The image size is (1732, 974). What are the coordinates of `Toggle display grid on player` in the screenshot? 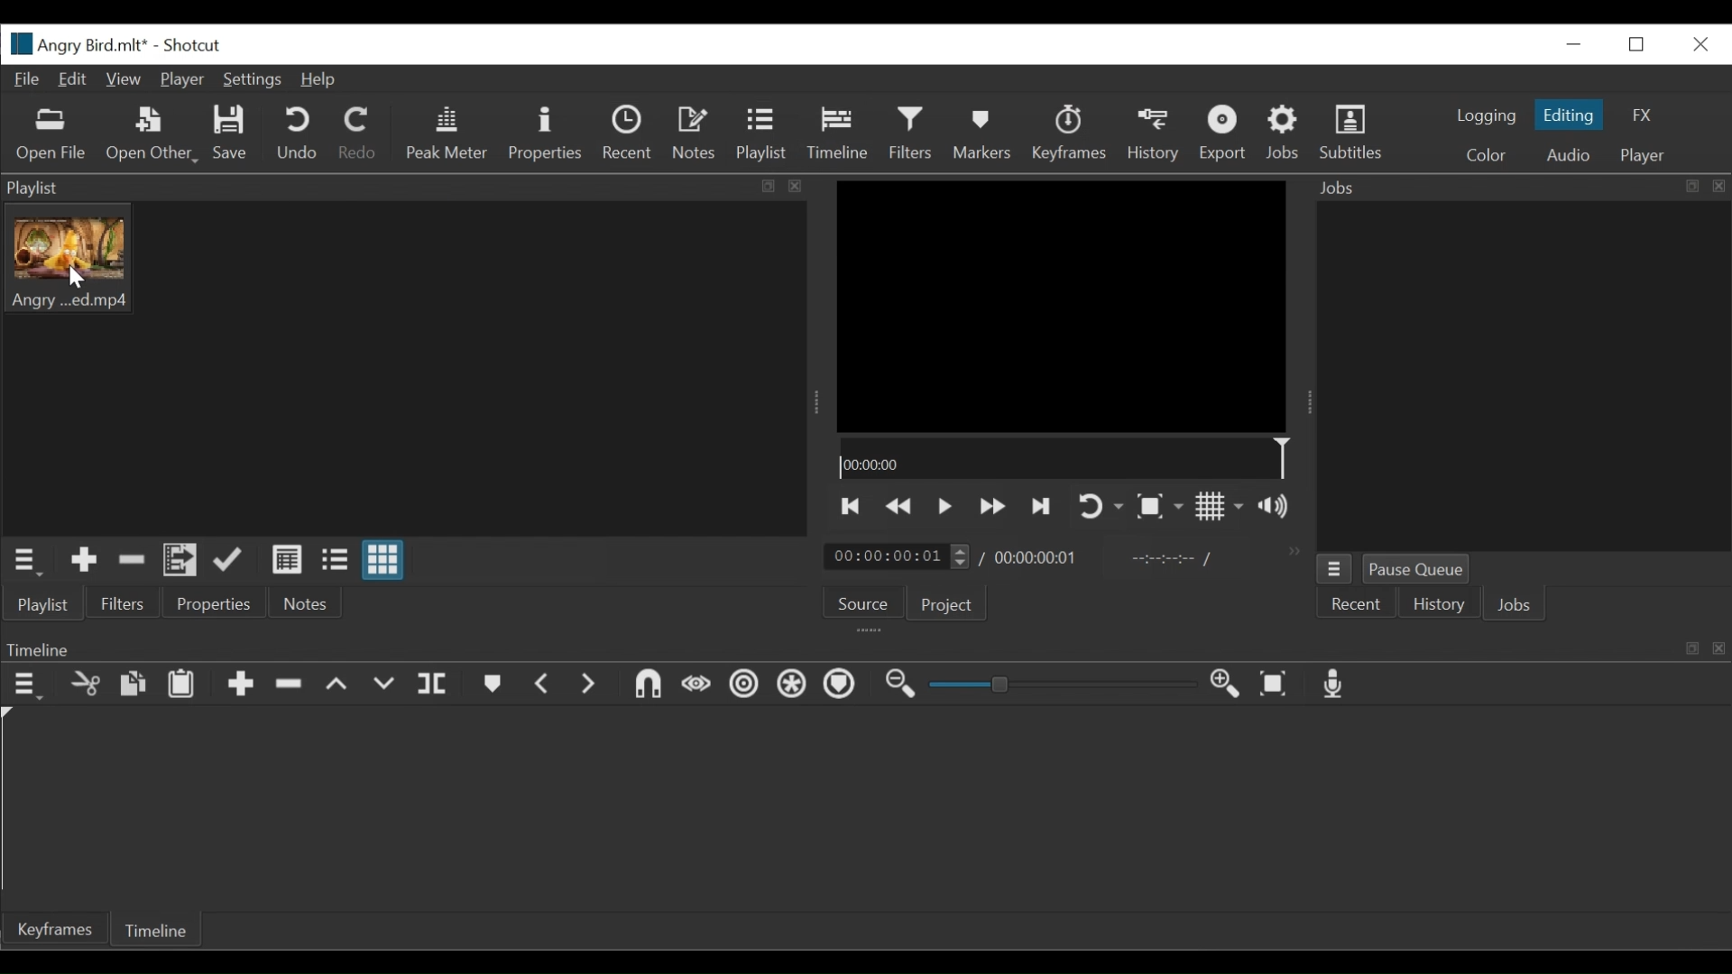 It's located at (1221, 507).